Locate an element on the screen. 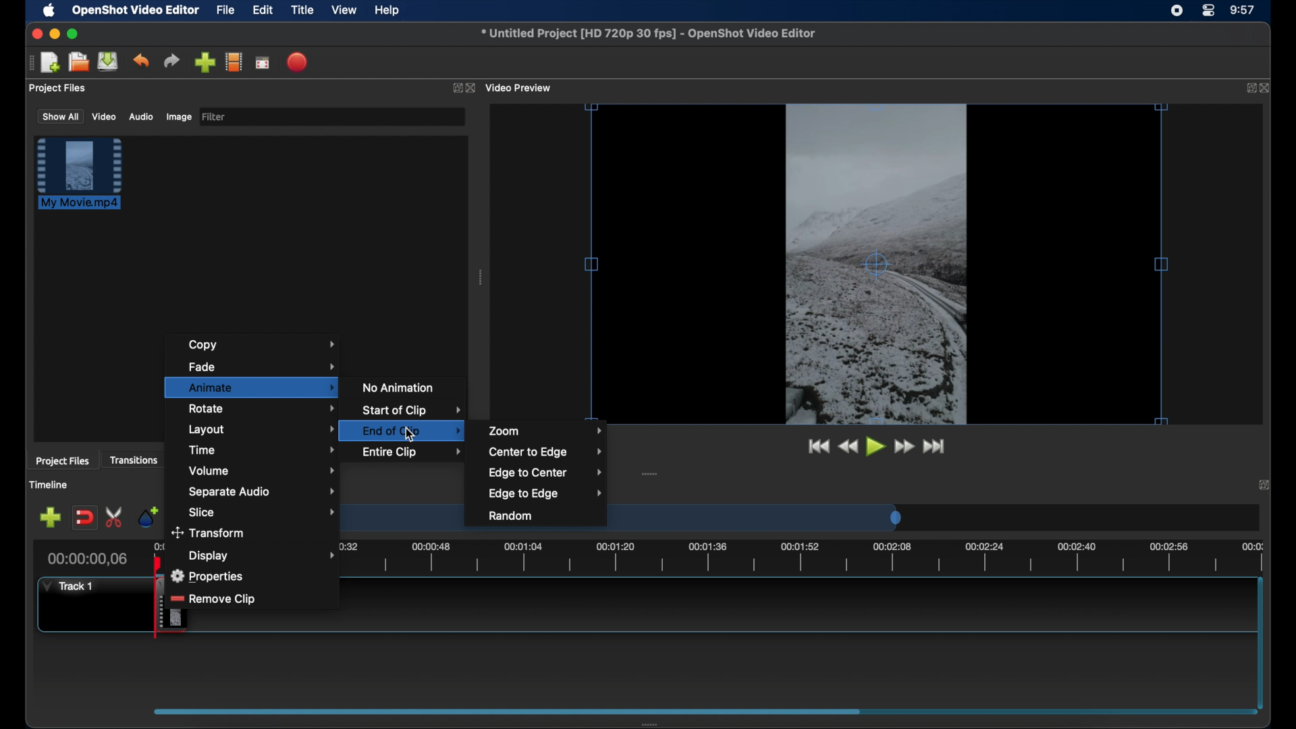  add marker is located at coordinates (148, 516).